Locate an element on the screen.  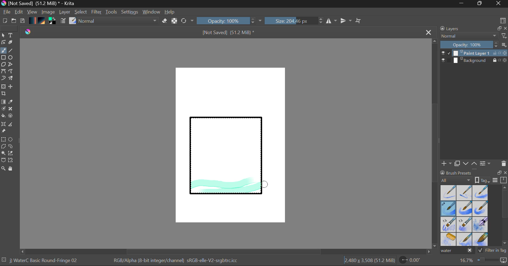
Eraser is located at coordinates (165, 21).